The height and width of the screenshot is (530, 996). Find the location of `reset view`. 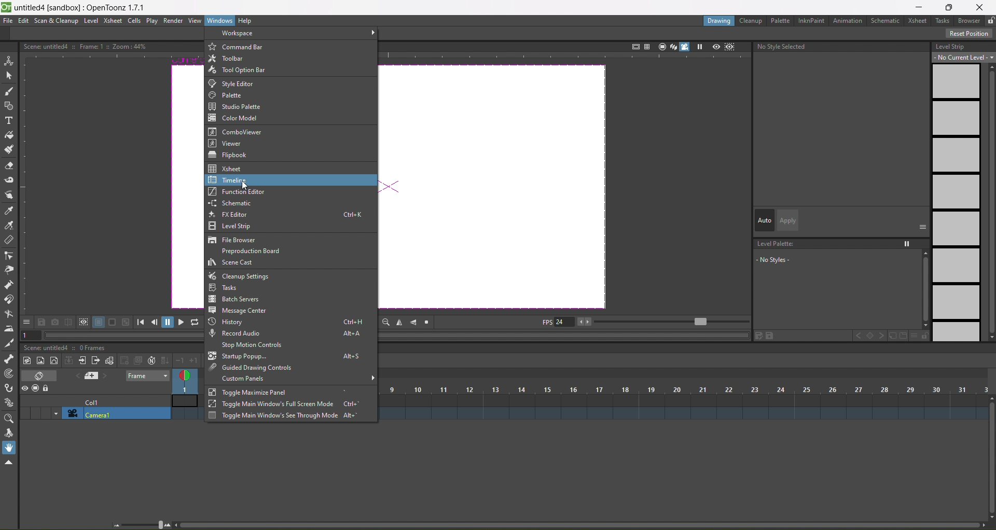

reset view is located at coordinates (428, 322).